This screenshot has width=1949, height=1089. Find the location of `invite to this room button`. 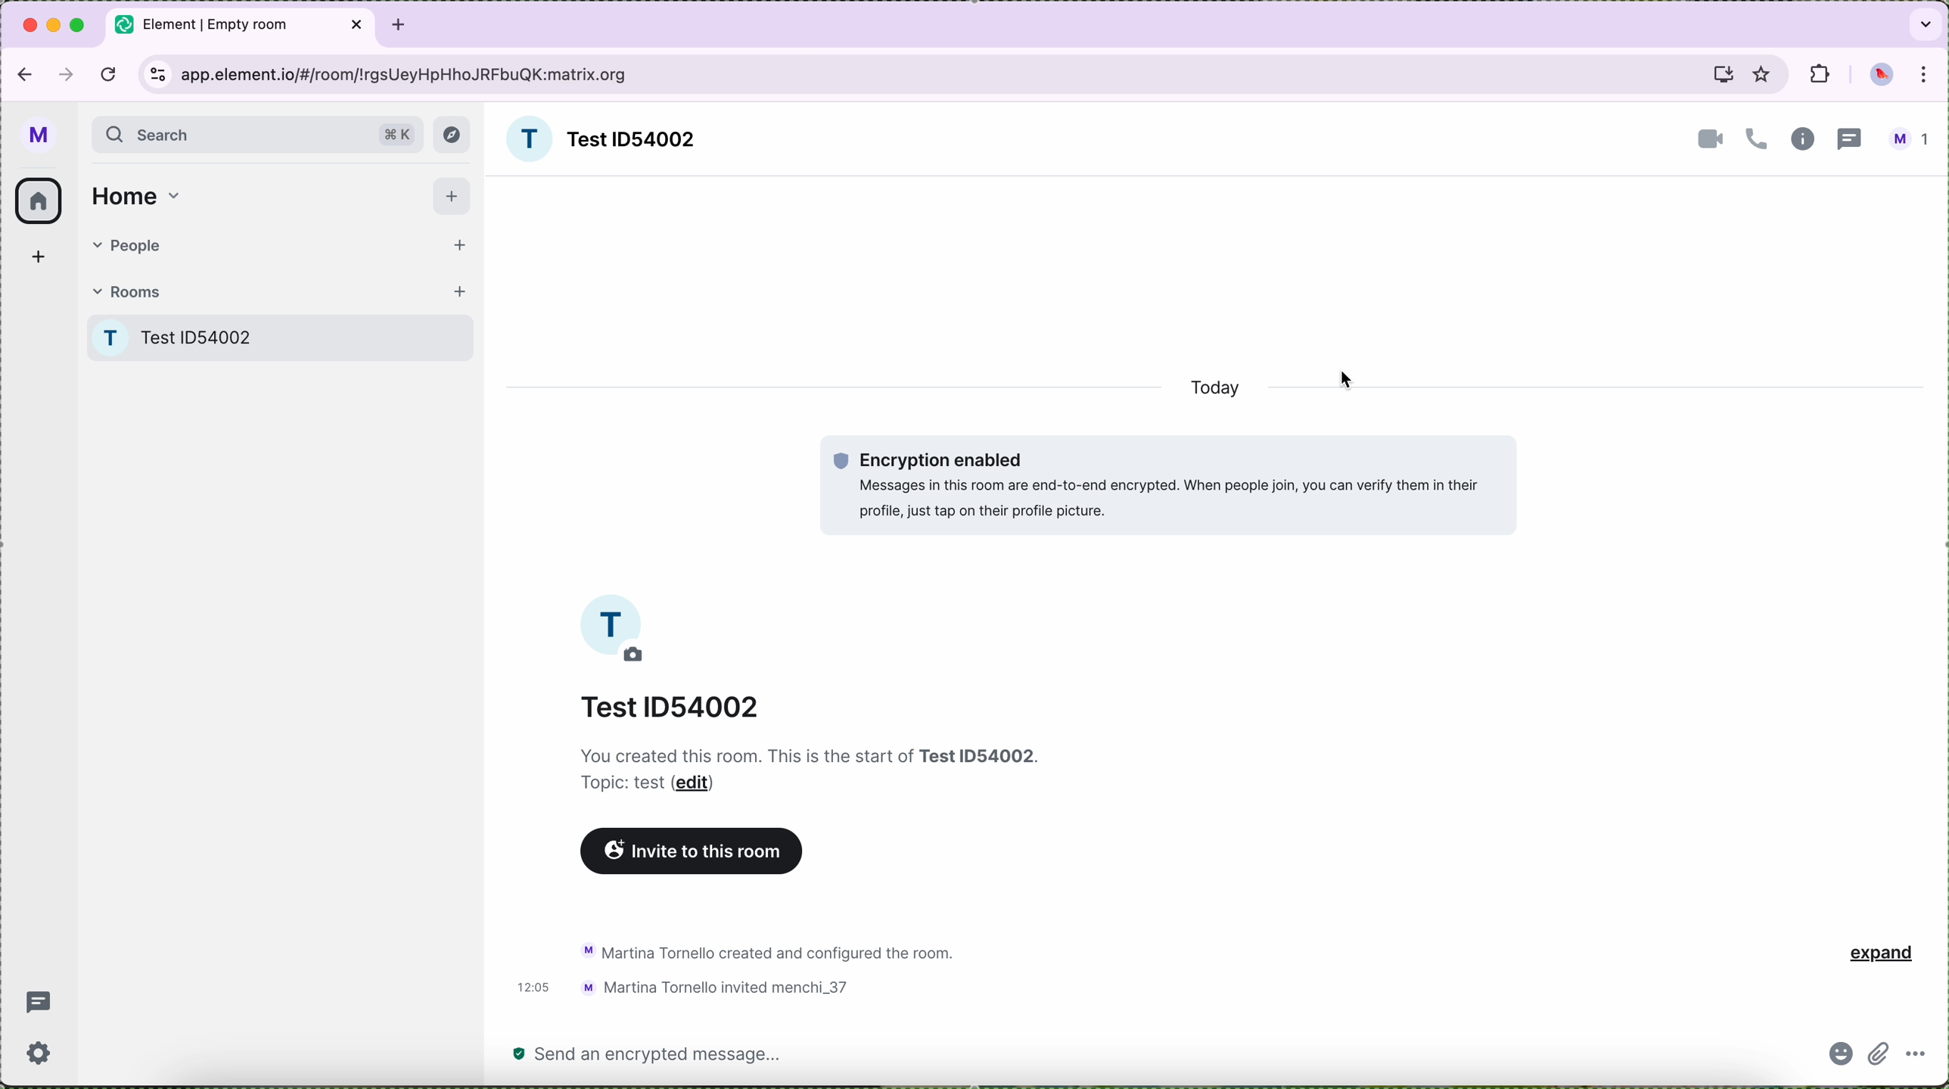

invite to this room button is located at coordinates (695, 850).